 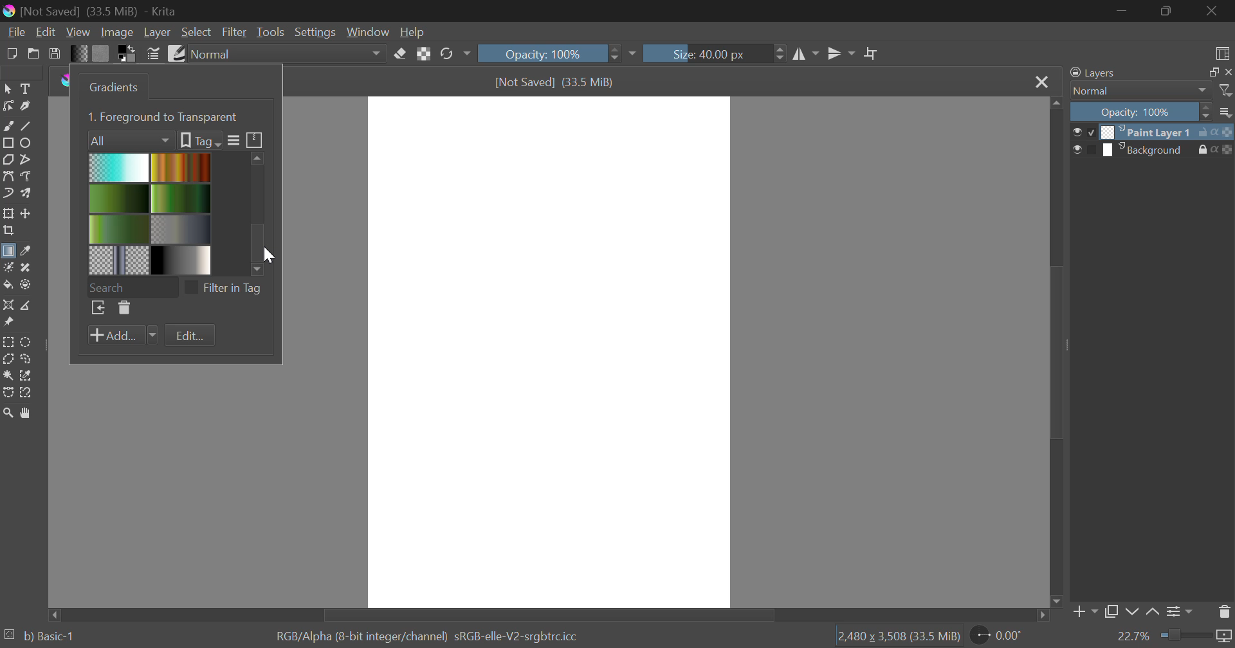 I want to click on Rectangular Selection, so click(x=9, y=343).